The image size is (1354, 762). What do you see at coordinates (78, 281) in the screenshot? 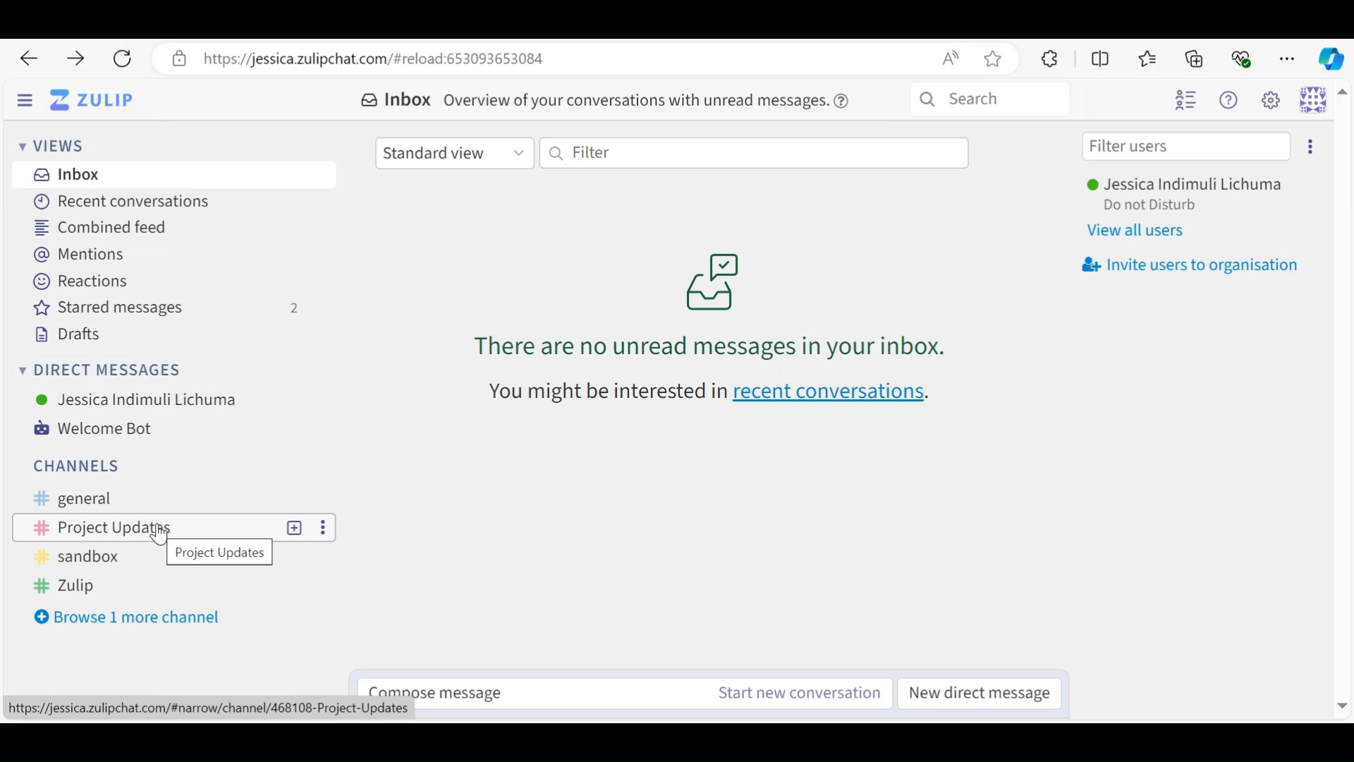
I see `Reactions` at bounding box center [78, 281].